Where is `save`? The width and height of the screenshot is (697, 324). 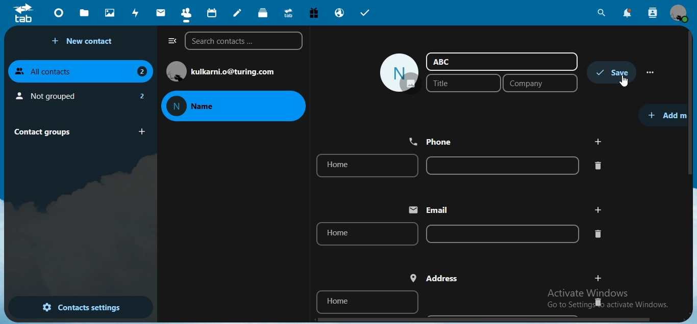 save is located at coordinates (613, 72).